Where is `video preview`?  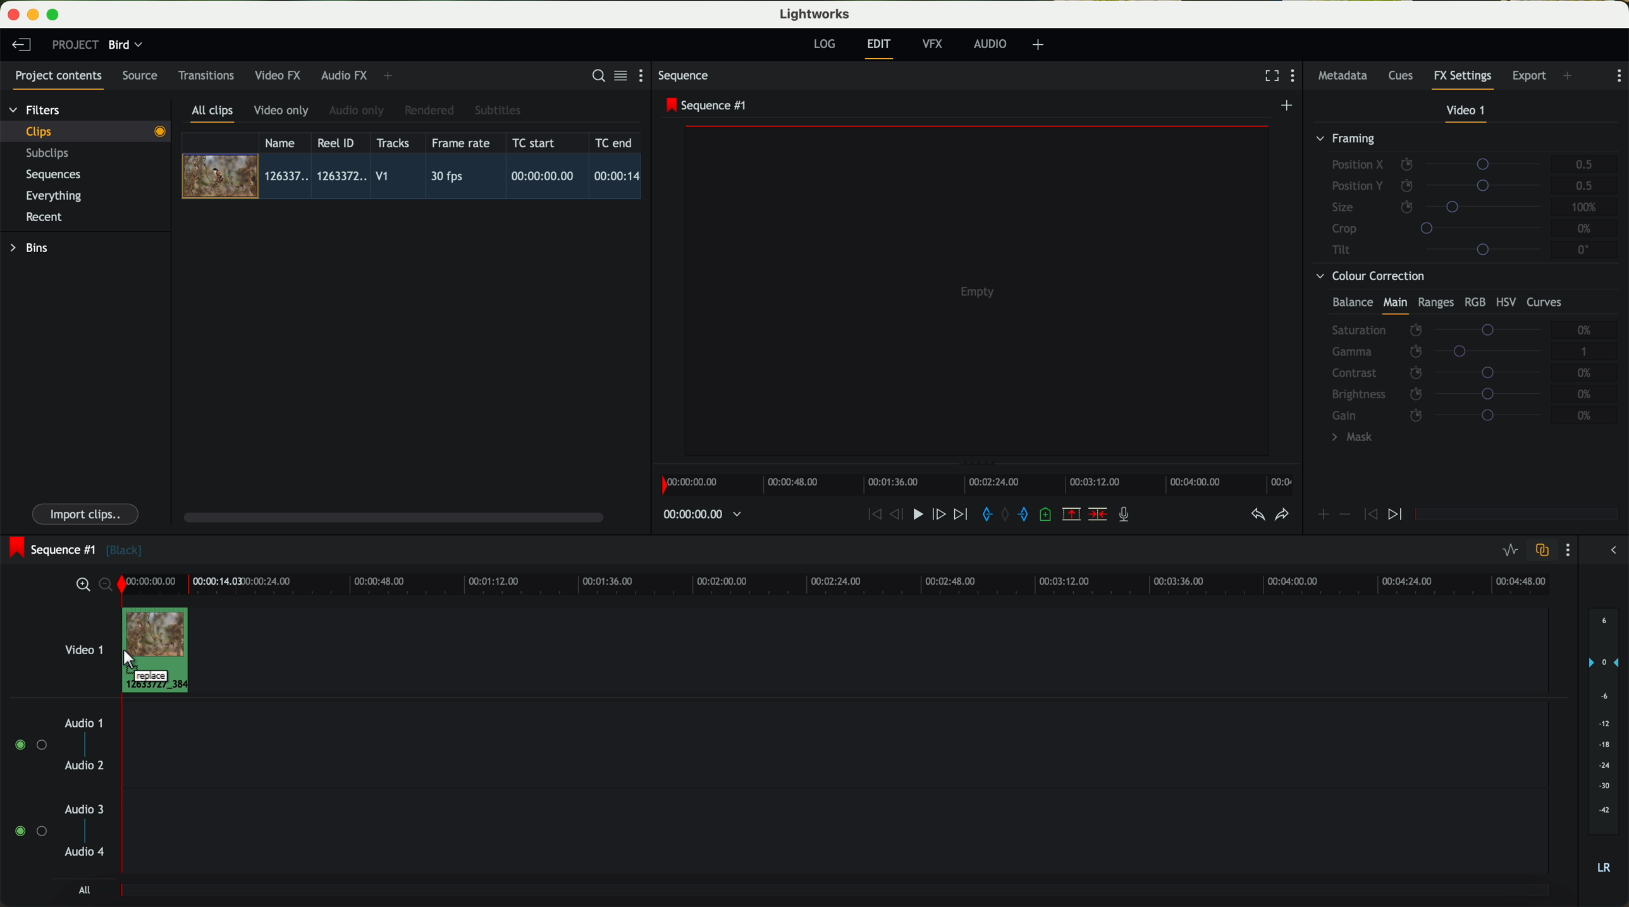 video preview is located at coordinates (983, 292).